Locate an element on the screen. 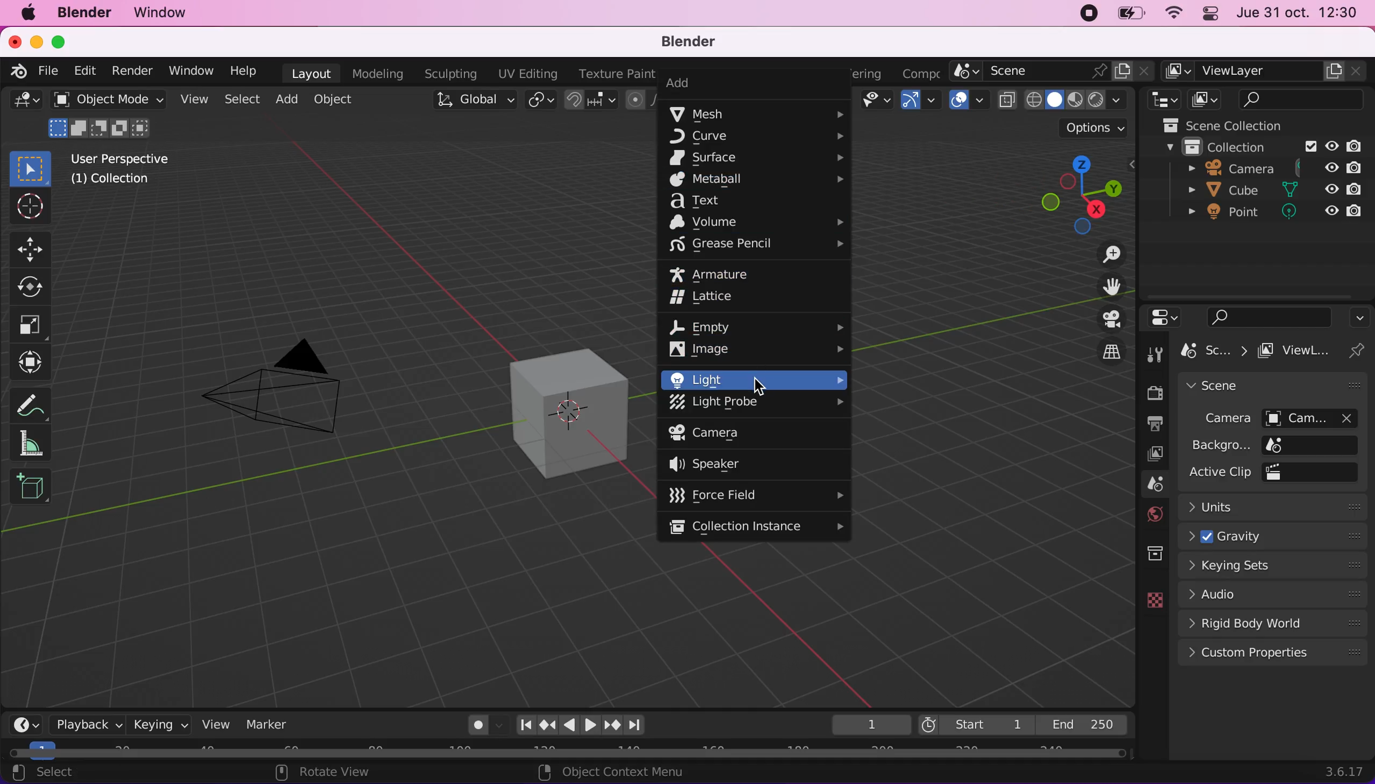 This screenshot has width=1375, height=784. data is located at coordinates (1148, 599).